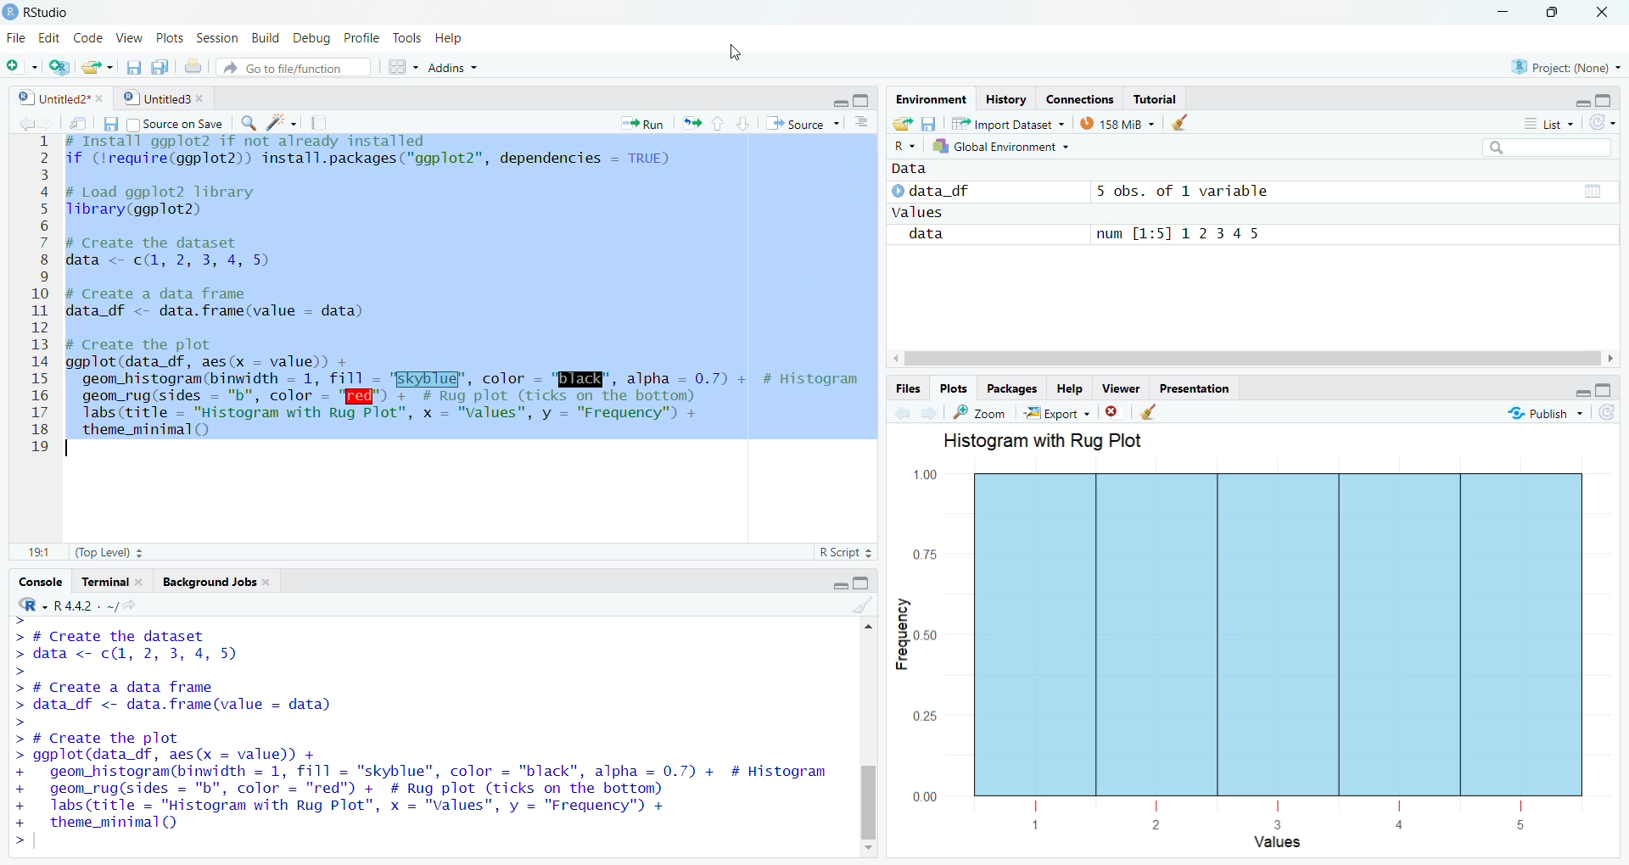 The height and width of the screenshot is (865, 1629). Describe the element at coordinates (800, 125) in the screenshot. I see `Source` at that location.